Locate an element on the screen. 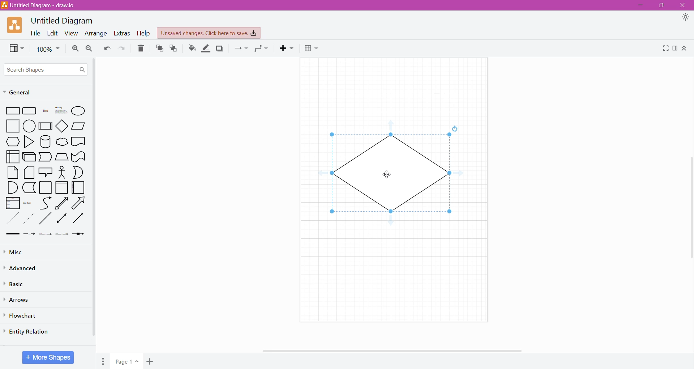 Image resolution: width=694 pixels, height=369 pixels. Appearance is located at coordinates (685, 17).